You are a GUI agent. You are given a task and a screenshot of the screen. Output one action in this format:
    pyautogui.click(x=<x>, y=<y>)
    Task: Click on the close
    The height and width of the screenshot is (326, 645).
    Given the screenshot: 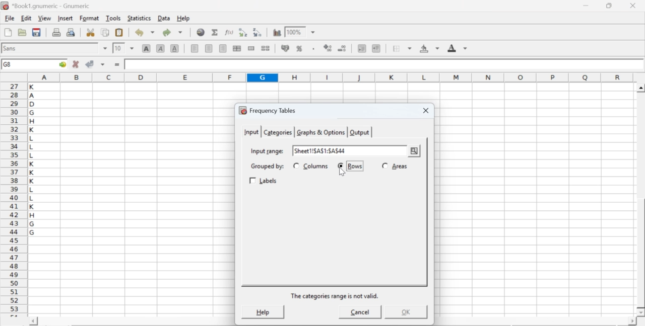 What is the action you would take?
    pyautogui.click(x=424, y=111)
    